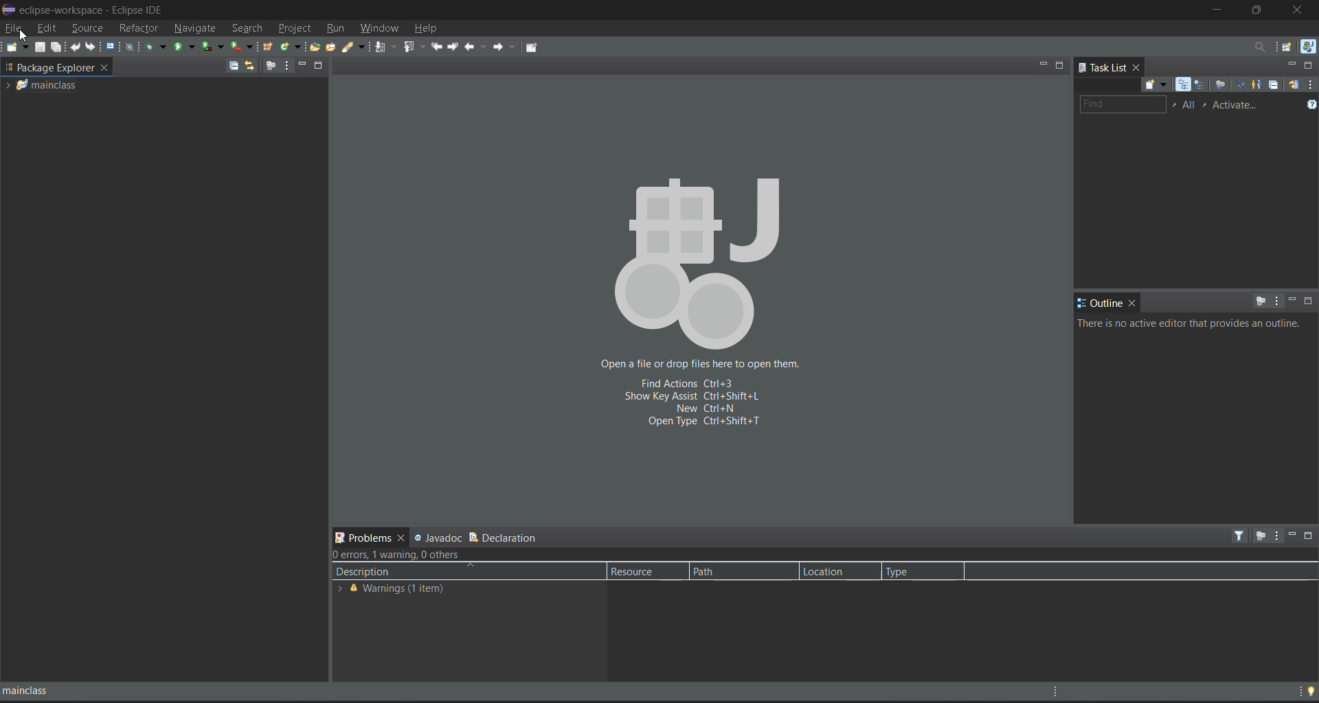  What do you see at coordinates (701, 302) in the screenshot?
I see `Open a file or drop files here to open them. Fixed actions Ctrl+3 Show key assist Ctrl+shift+l New Ctrl+N Open type ctrl+shift+T` at bounding box center [701, 302].